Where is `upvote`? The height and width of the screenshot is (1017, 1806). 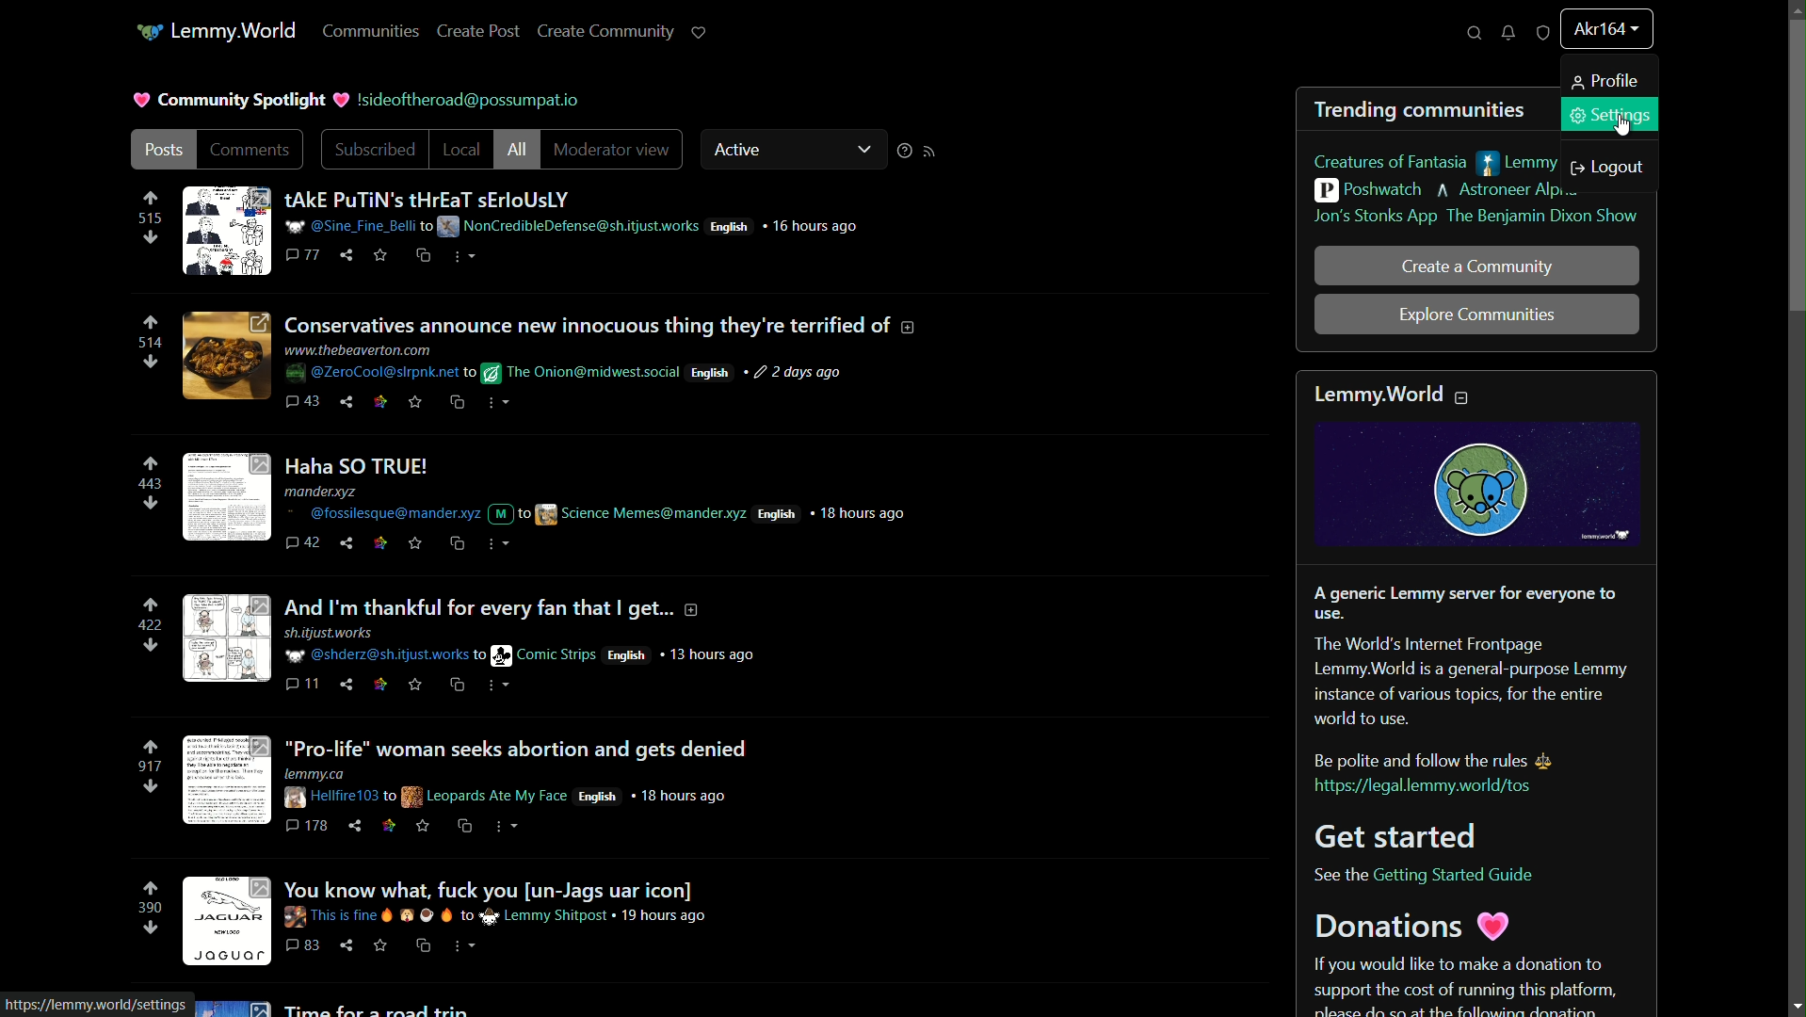
upvote is located at coordinates (153, 751).